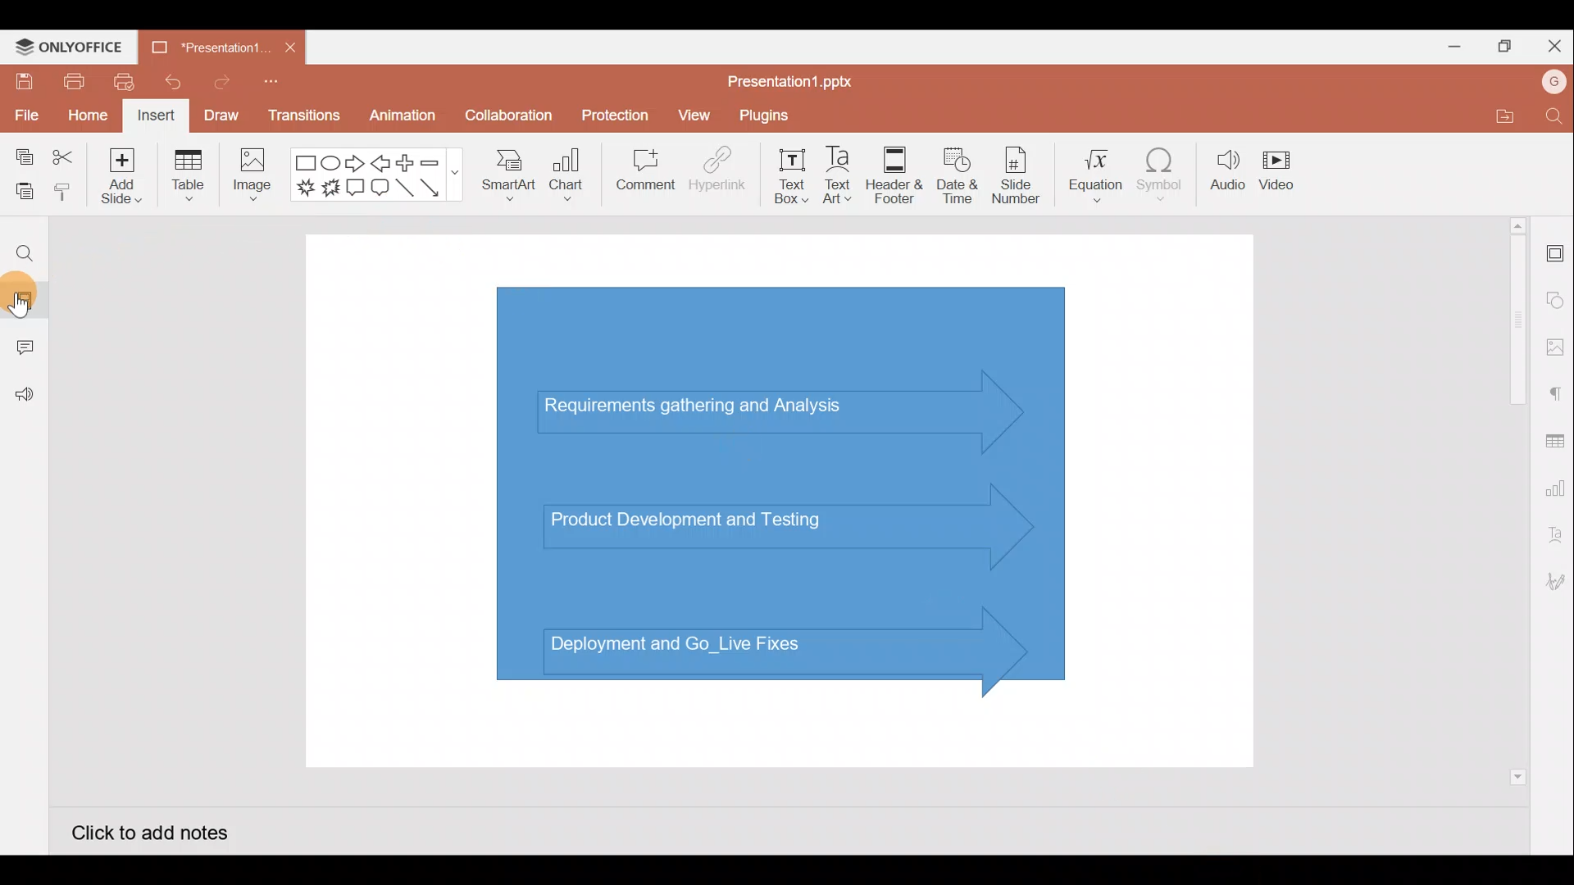 This screenshot has height=885, width=1574. Describe the element at coordinates (1554, 541) in the screenshot. I see `Text Art settings` at that location.